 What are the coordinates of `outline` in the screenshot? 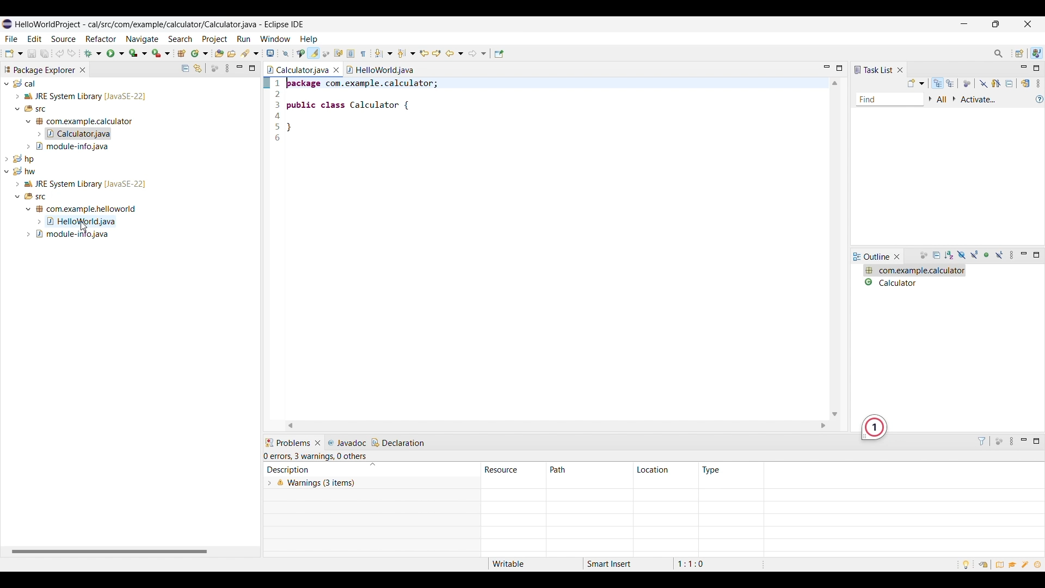 It's located at (872, 257).